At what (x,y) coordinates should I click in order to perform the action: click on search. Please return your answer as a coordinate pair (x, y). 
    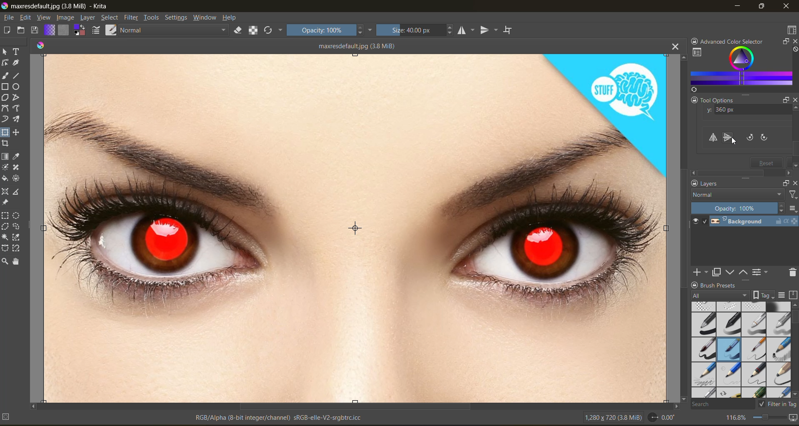
    Looking at the image, I should click on (722, 405).